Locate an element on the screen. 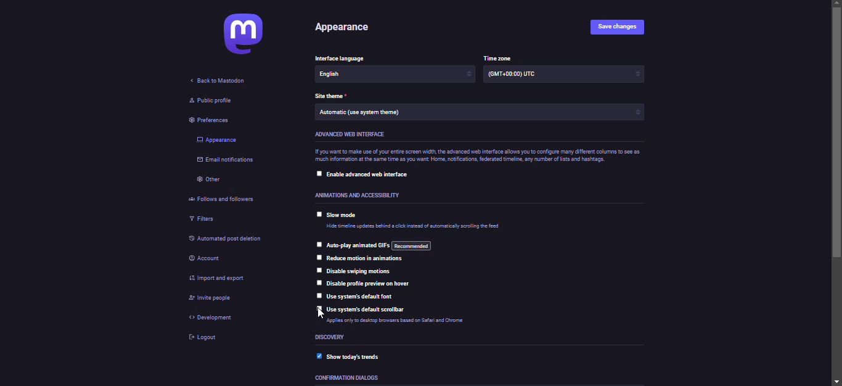 This screenshot has height=386, width=842. slow mode is located at coordinates (345, 215).